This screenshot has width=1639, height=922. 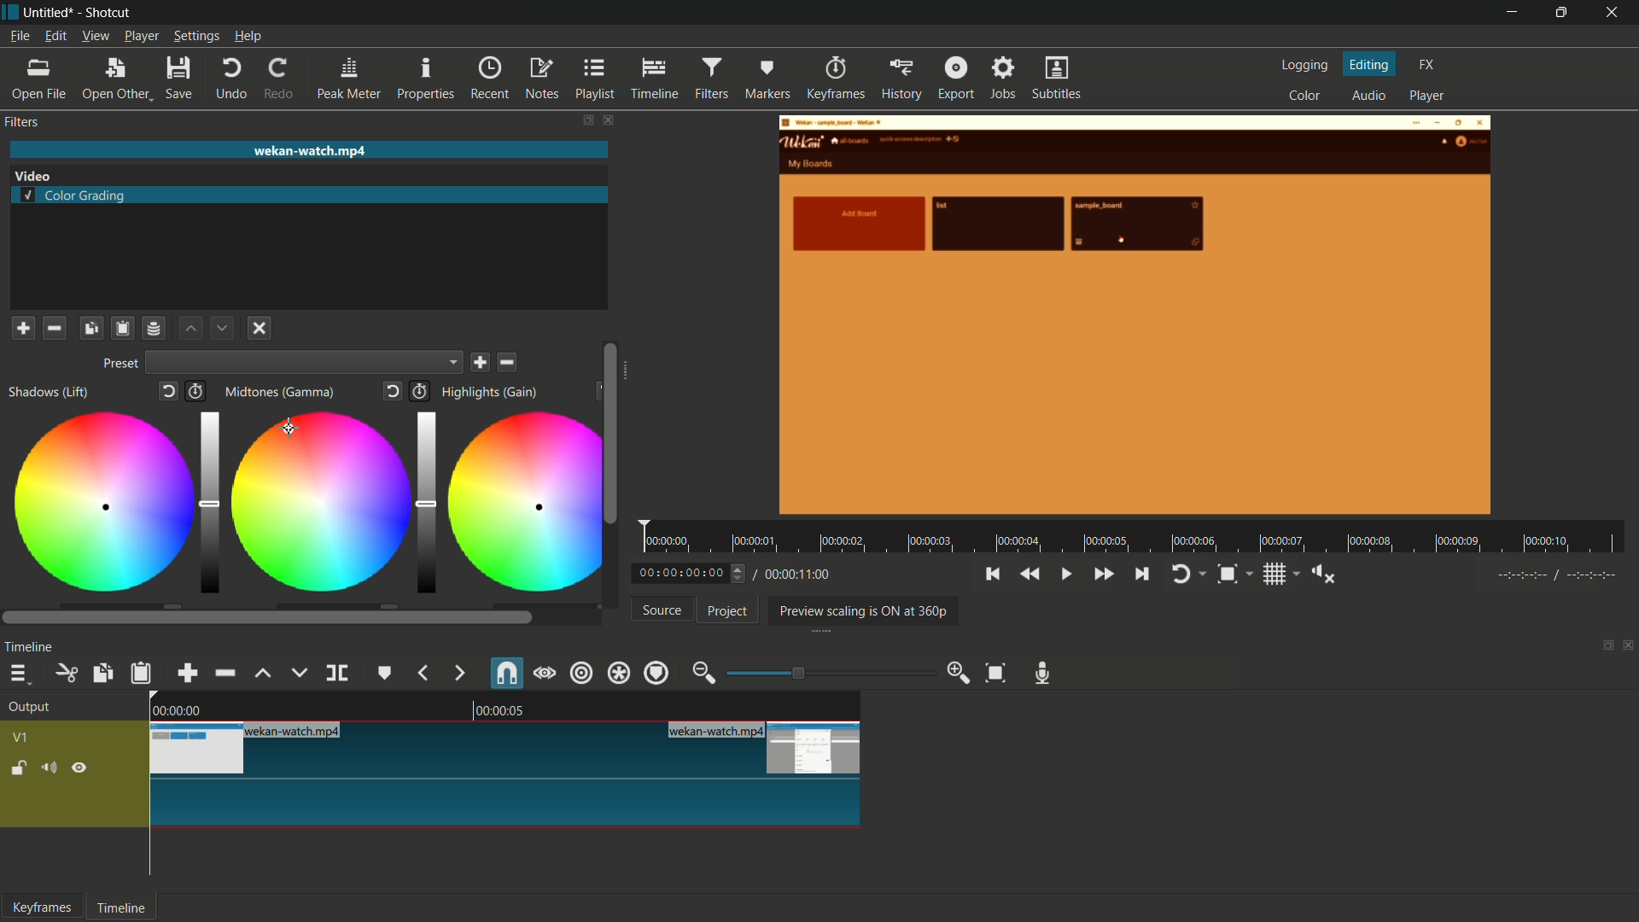 What do you see at coordinates (43, 907) in the screenshot?
I see `keyframes` at bounding box center [43, 907].